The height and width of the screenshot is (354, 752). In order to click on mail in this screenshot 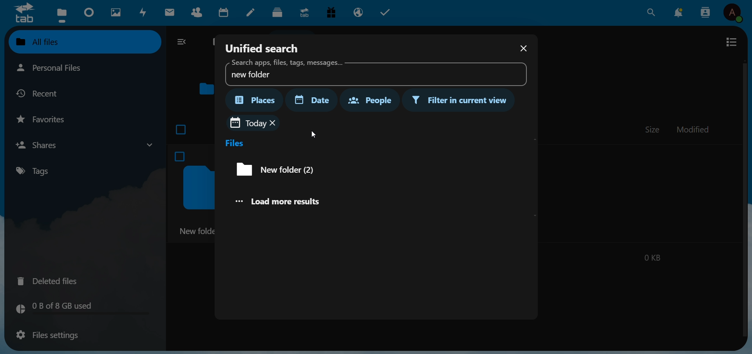, I will do `click(171, 13)`.